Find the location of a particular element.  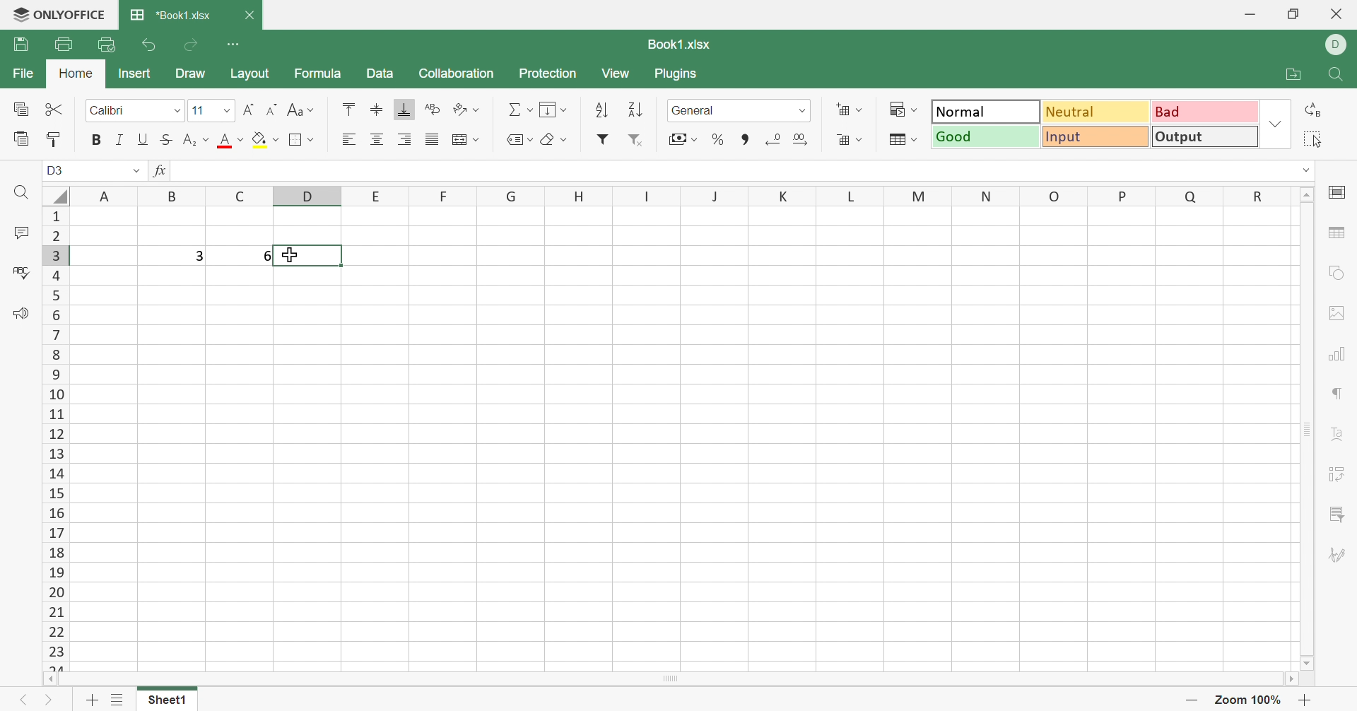

Pivot table settings is located at coordinates (1339, 474).